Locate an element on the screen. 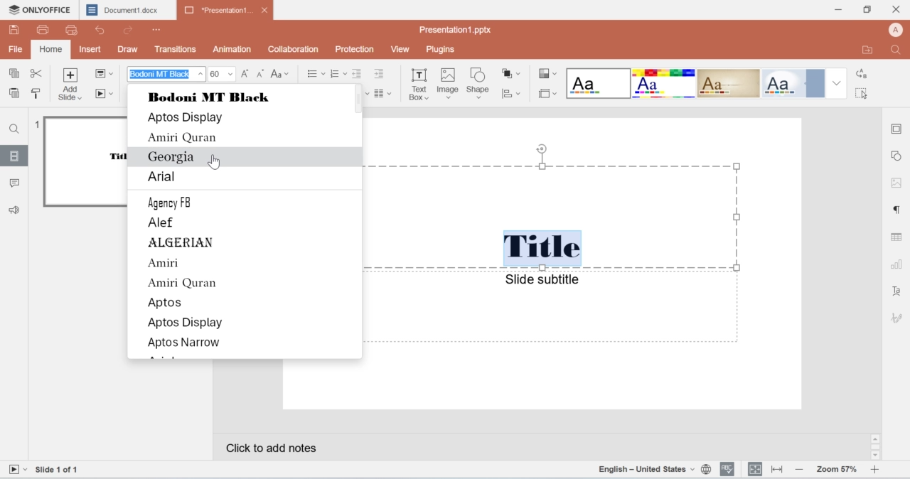 This screenshot has width=910, height=479. a to b is located at coordinates (860, 75).